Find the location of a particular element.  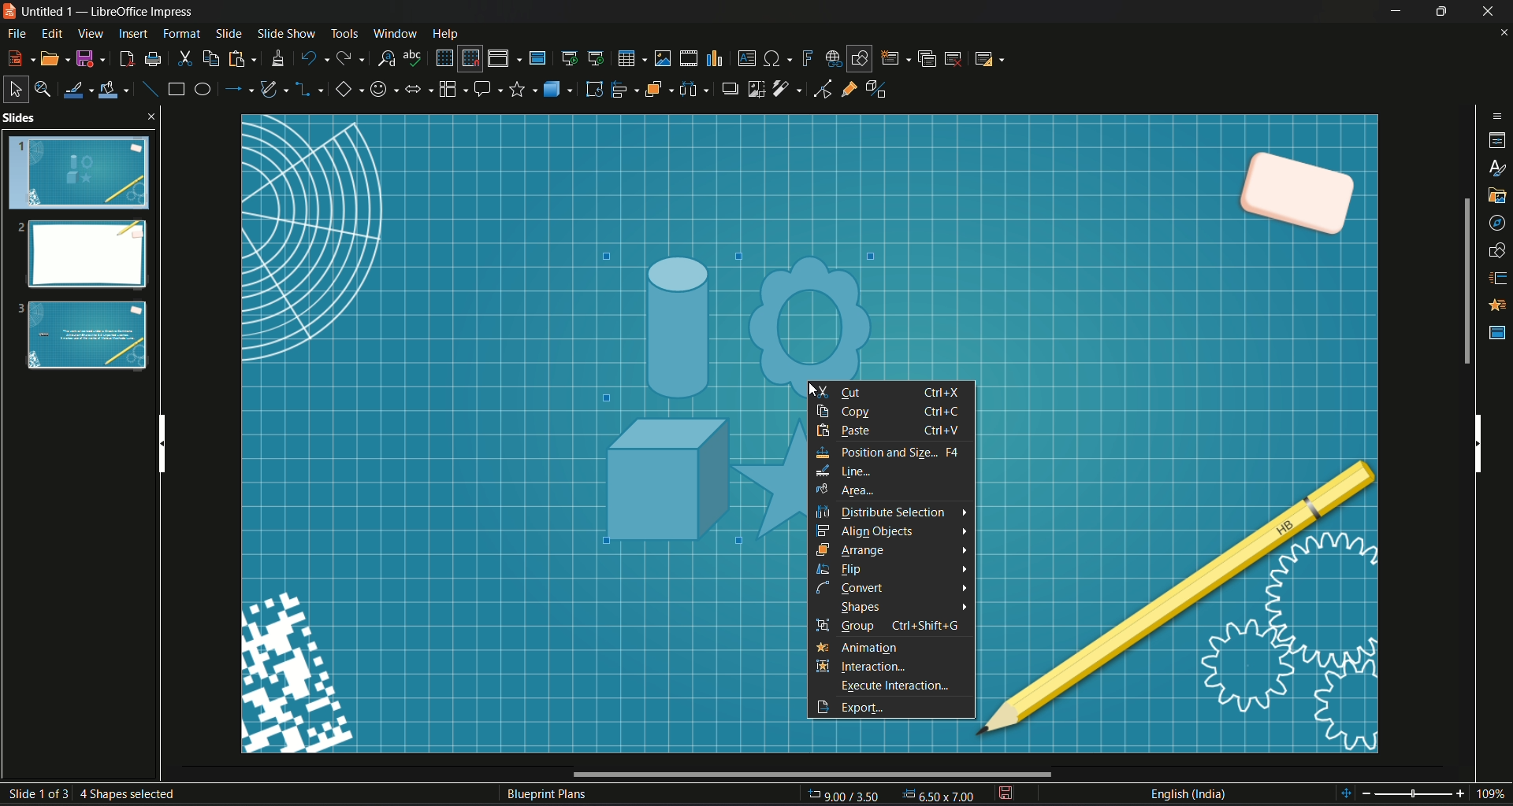

File is located at coordinates (17, 35).